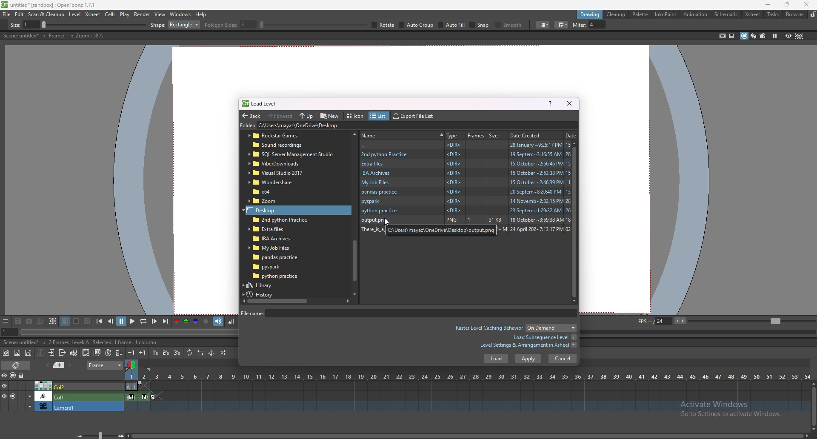 Image resolution: width=817 pixels, height=439 pixels. I want to click on browser, so click(795, 14).